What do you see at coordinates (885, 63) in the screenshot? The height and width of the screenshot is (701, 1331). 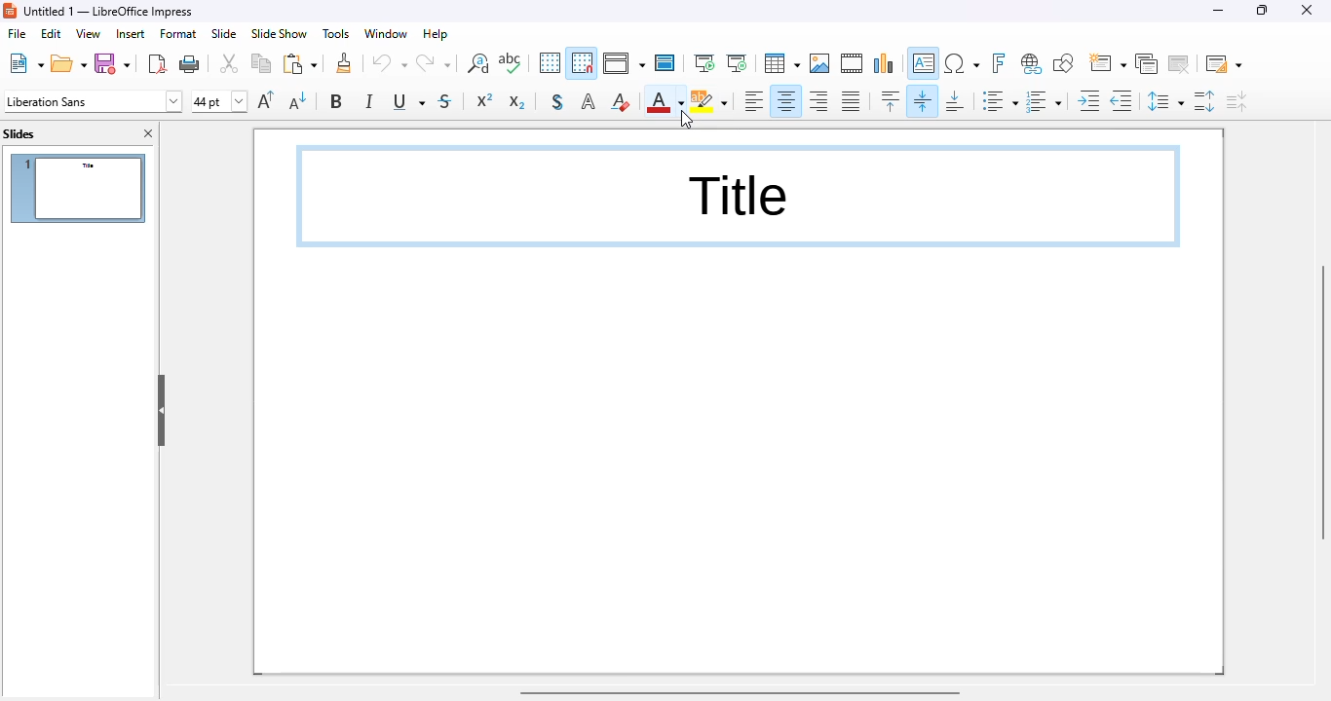 I see `insert chart` at bounding box center [885, 63].